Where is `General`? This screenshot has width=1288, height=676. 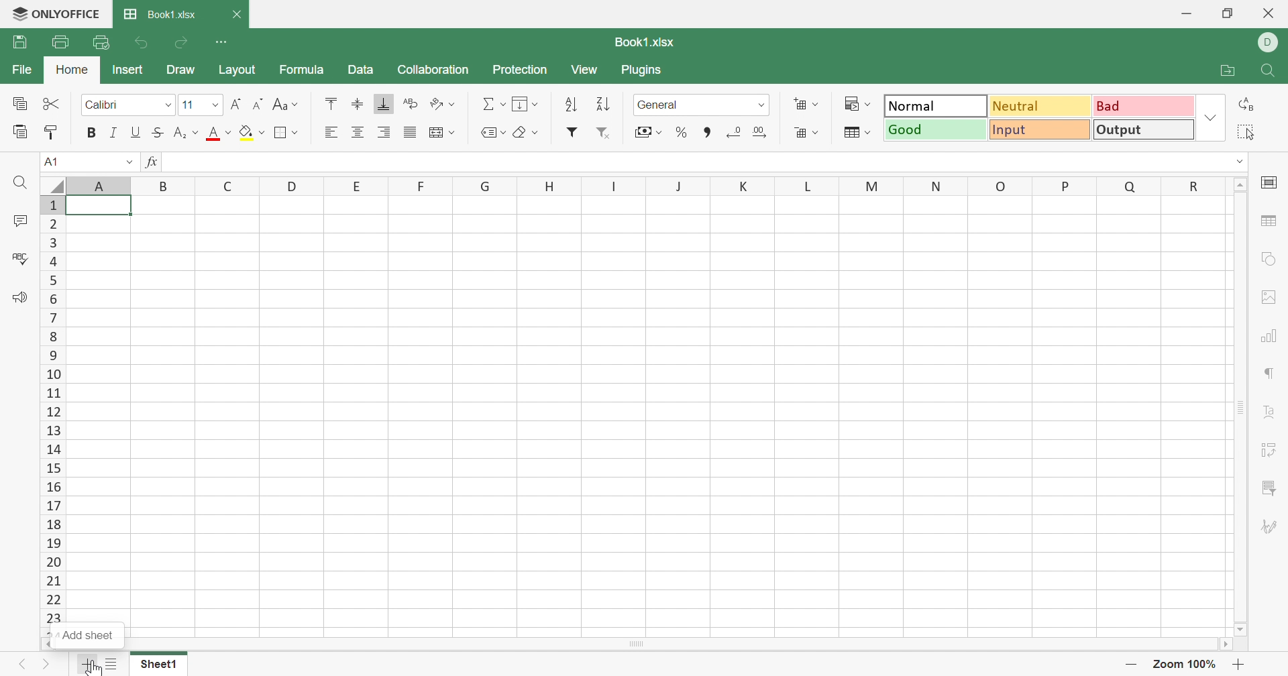 General is located at coordinates (659, 105).